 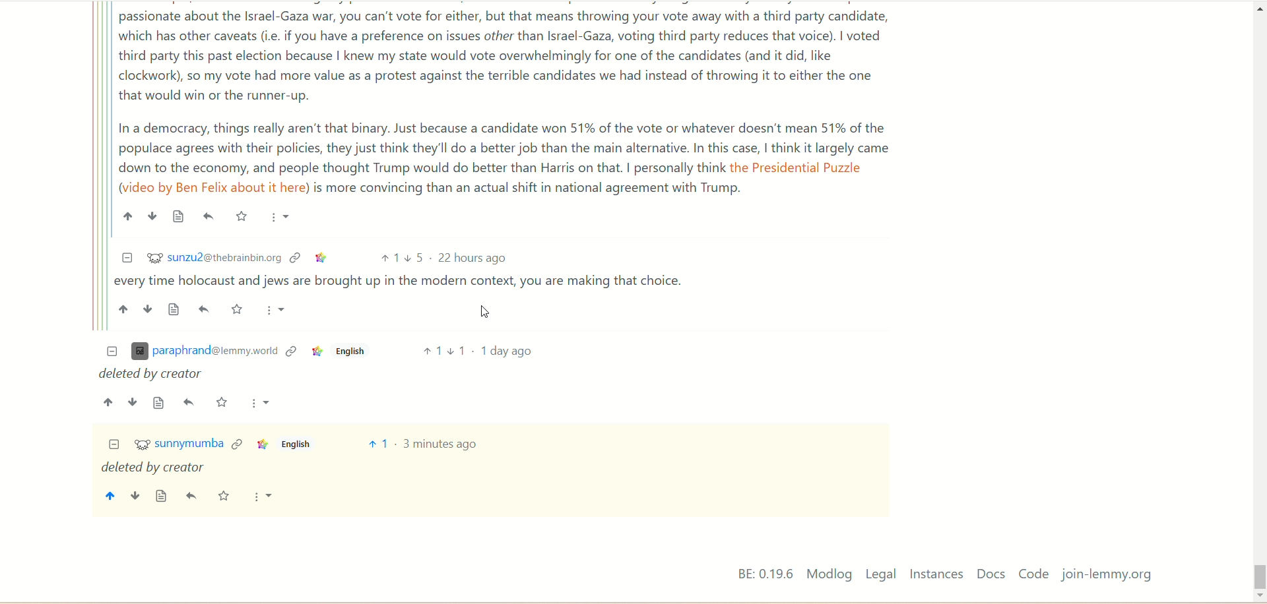 What do you see at coordinates (189, 402) in the screenshot?
I see `Reply` at bounding box center [189, 402].